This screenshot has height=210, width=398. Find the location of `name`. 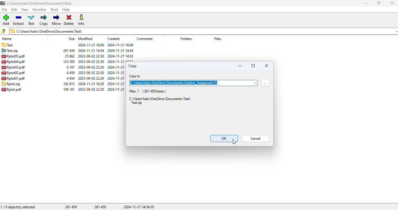

name is located at coordinates (7, 38).